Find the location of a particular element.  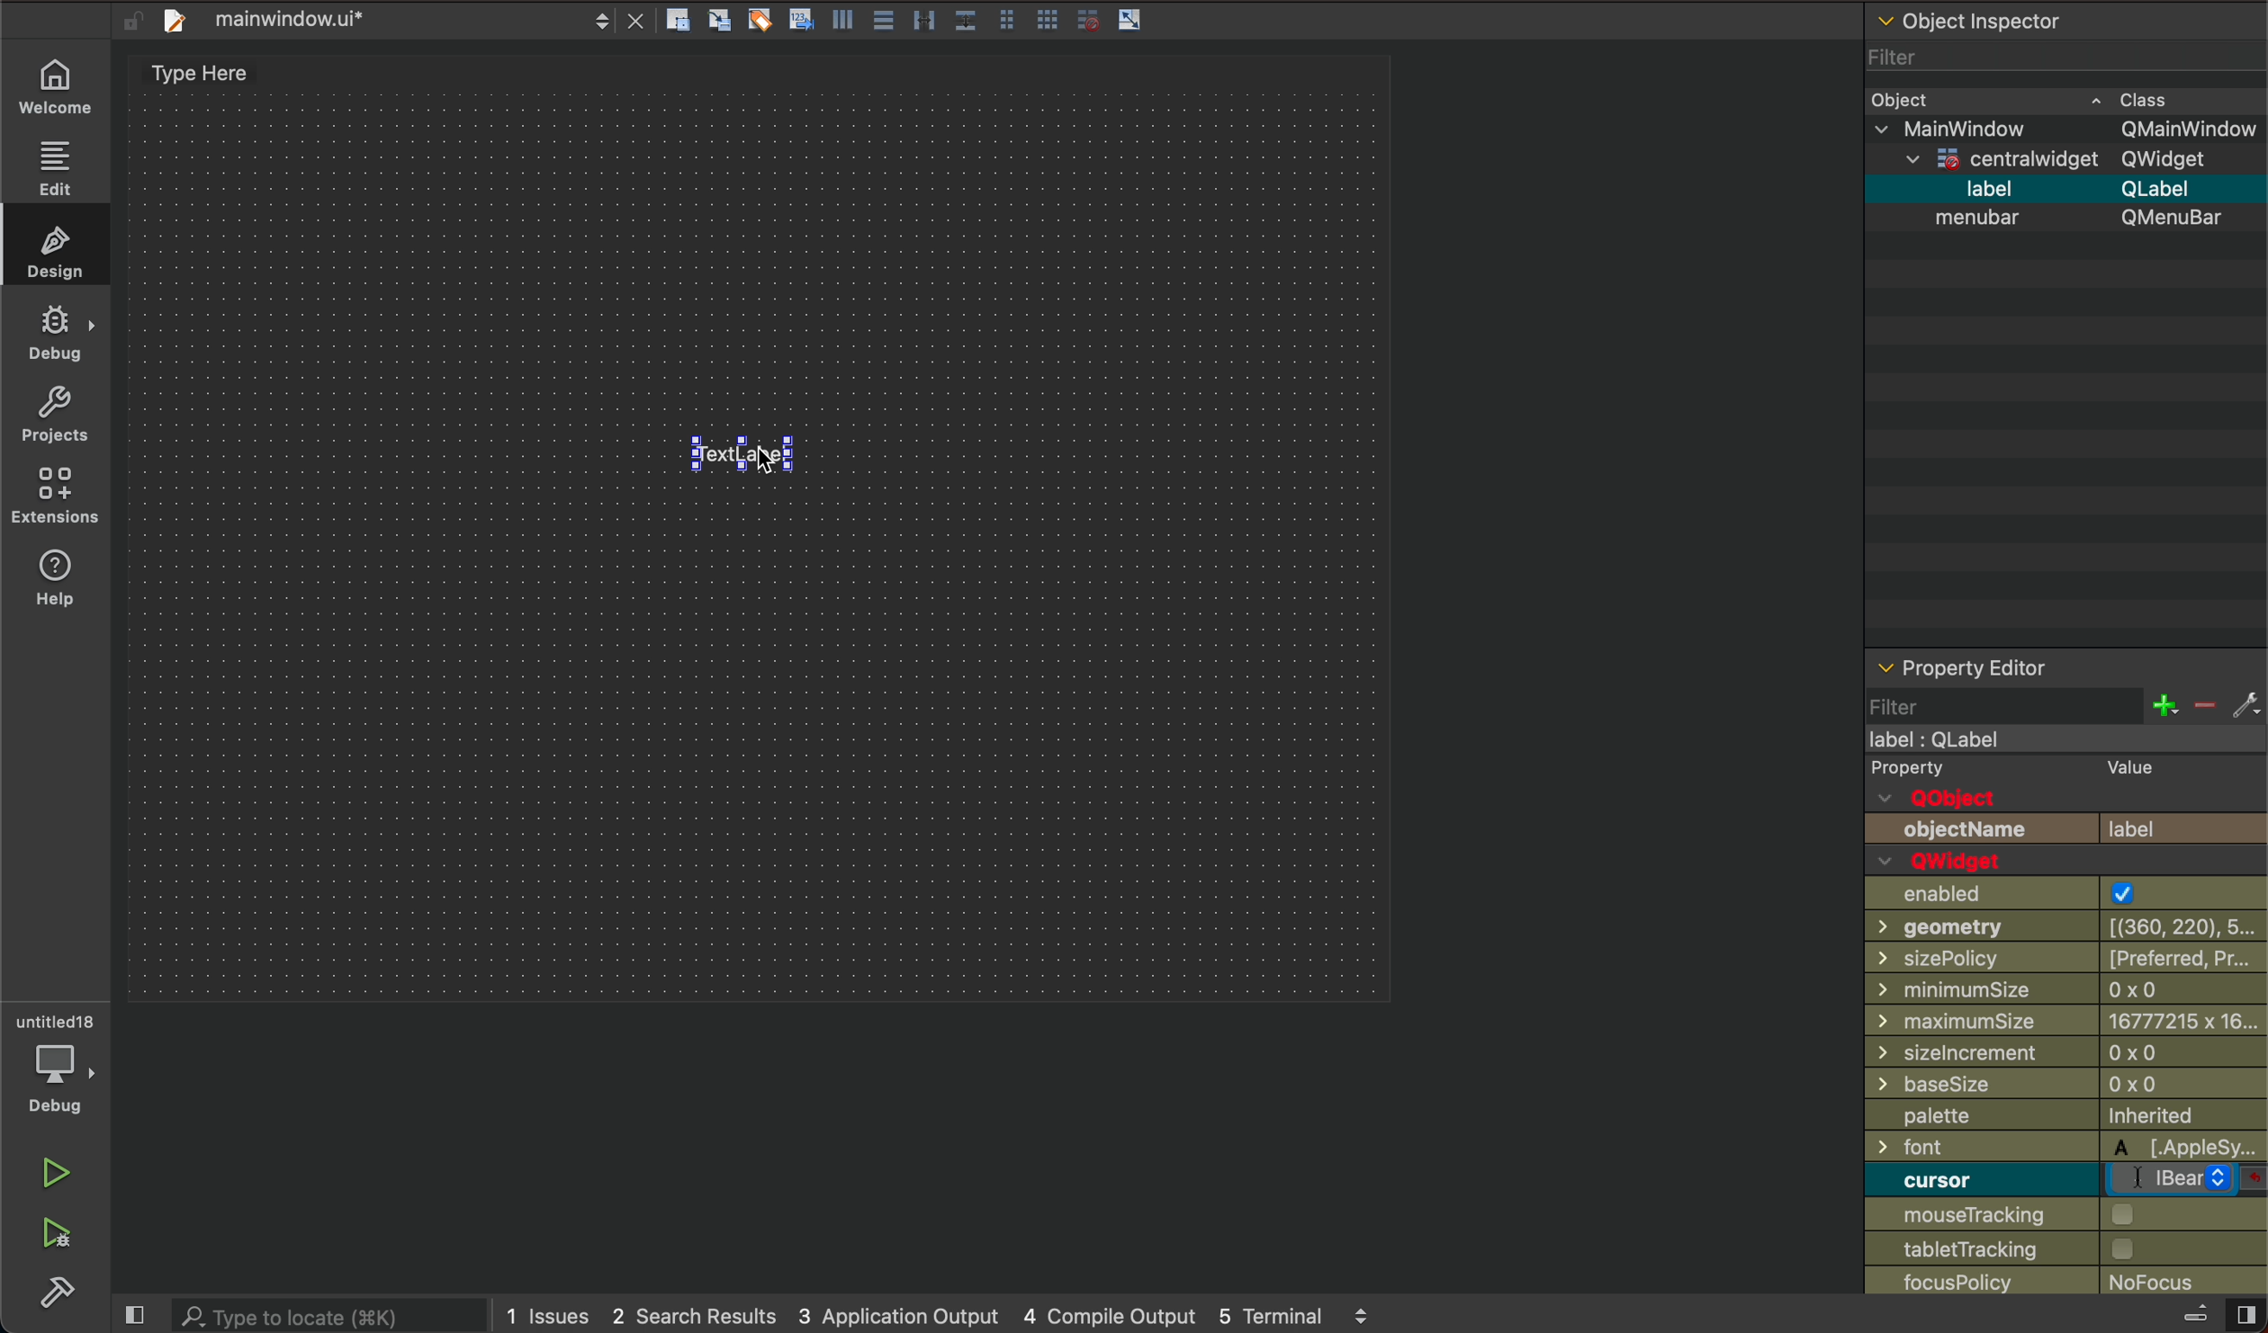

search is located at coordinates (329, 1314).